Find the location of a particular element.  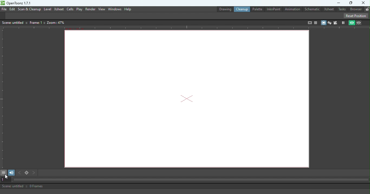

cells is located at coordinates (70, 9).